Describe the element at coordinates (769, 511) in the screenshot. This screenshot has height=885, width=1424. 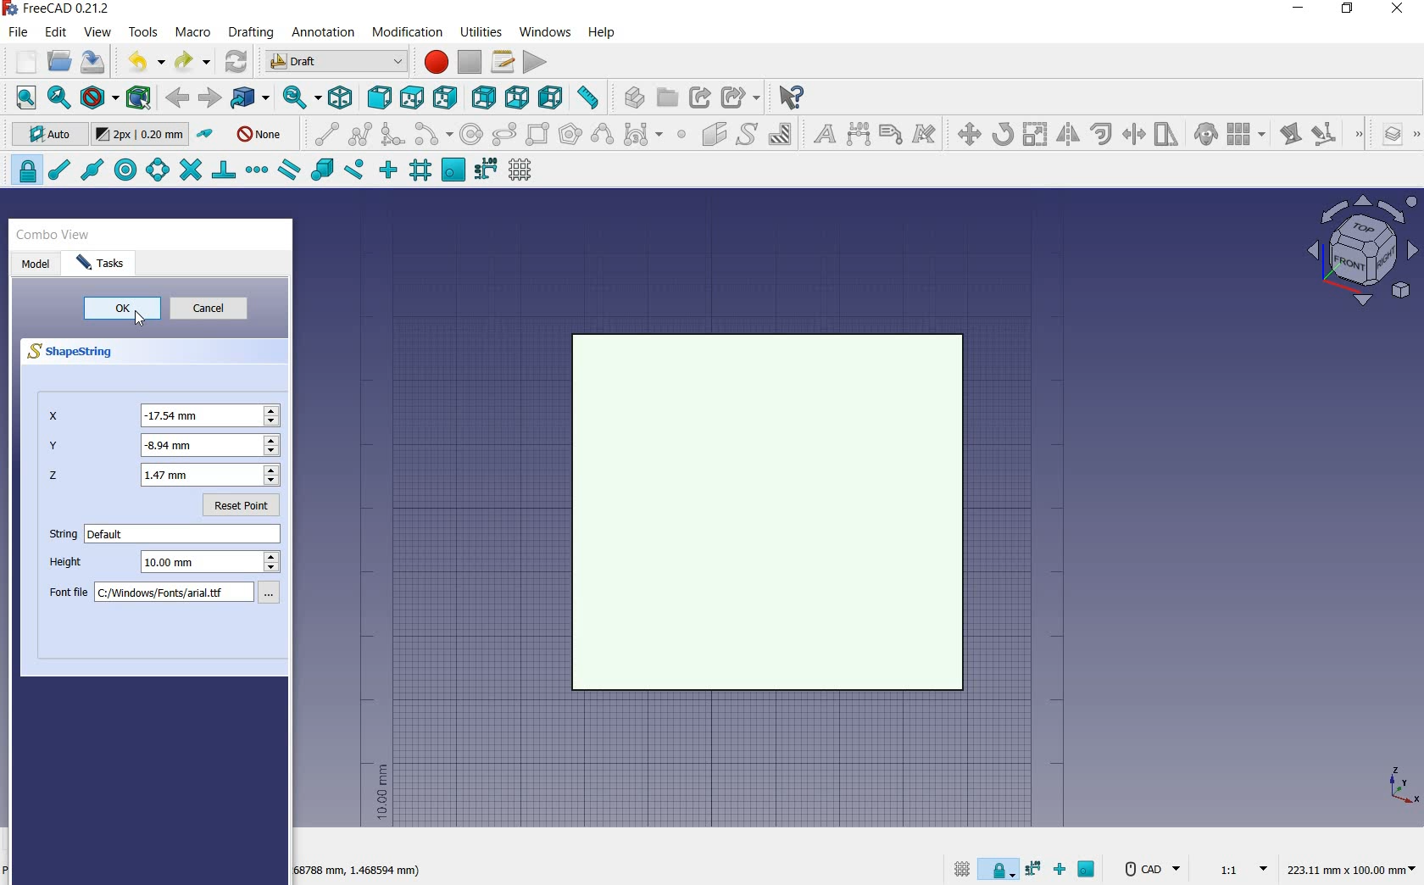
I see `object` at that location.